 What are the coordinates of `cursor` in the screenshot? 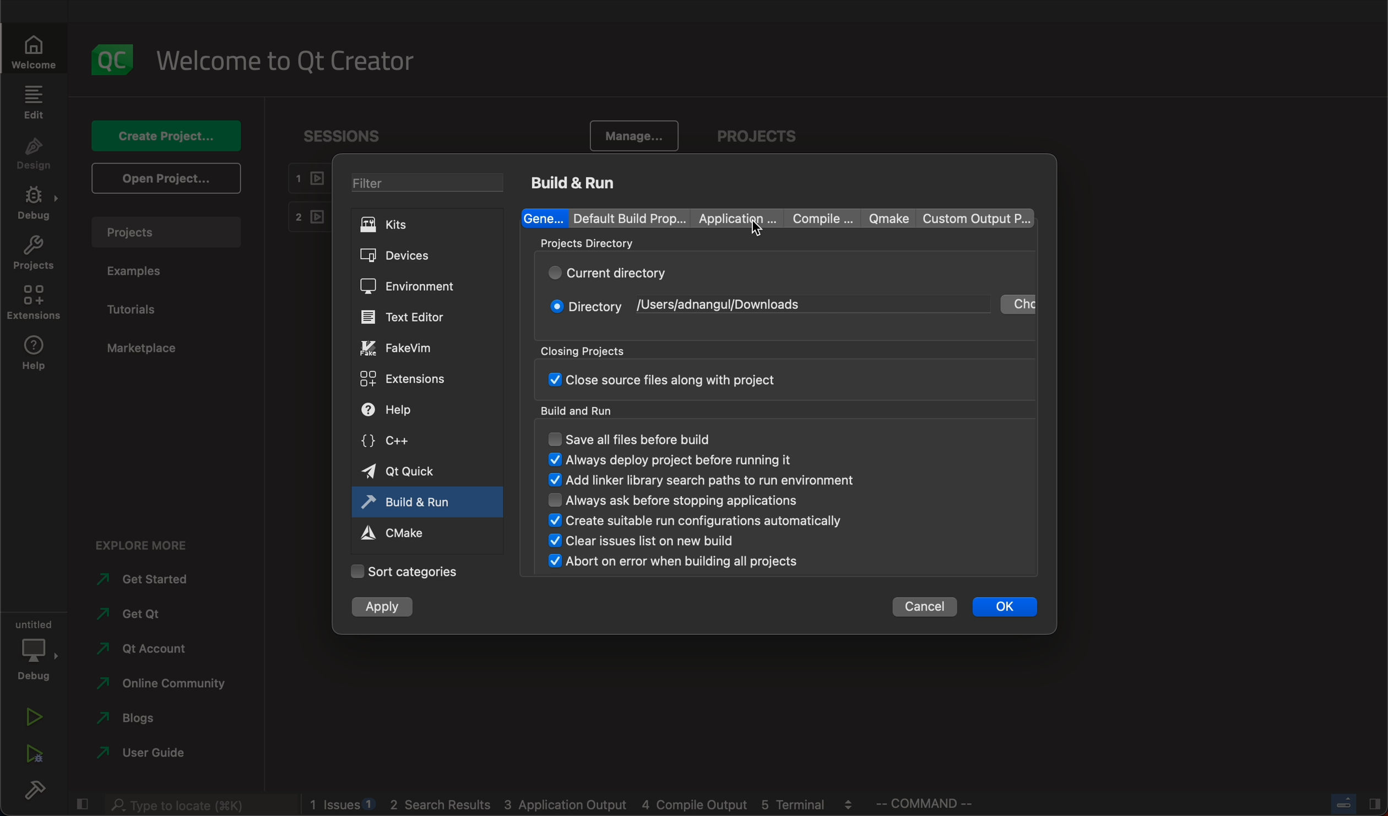 It's located at (760, 232).